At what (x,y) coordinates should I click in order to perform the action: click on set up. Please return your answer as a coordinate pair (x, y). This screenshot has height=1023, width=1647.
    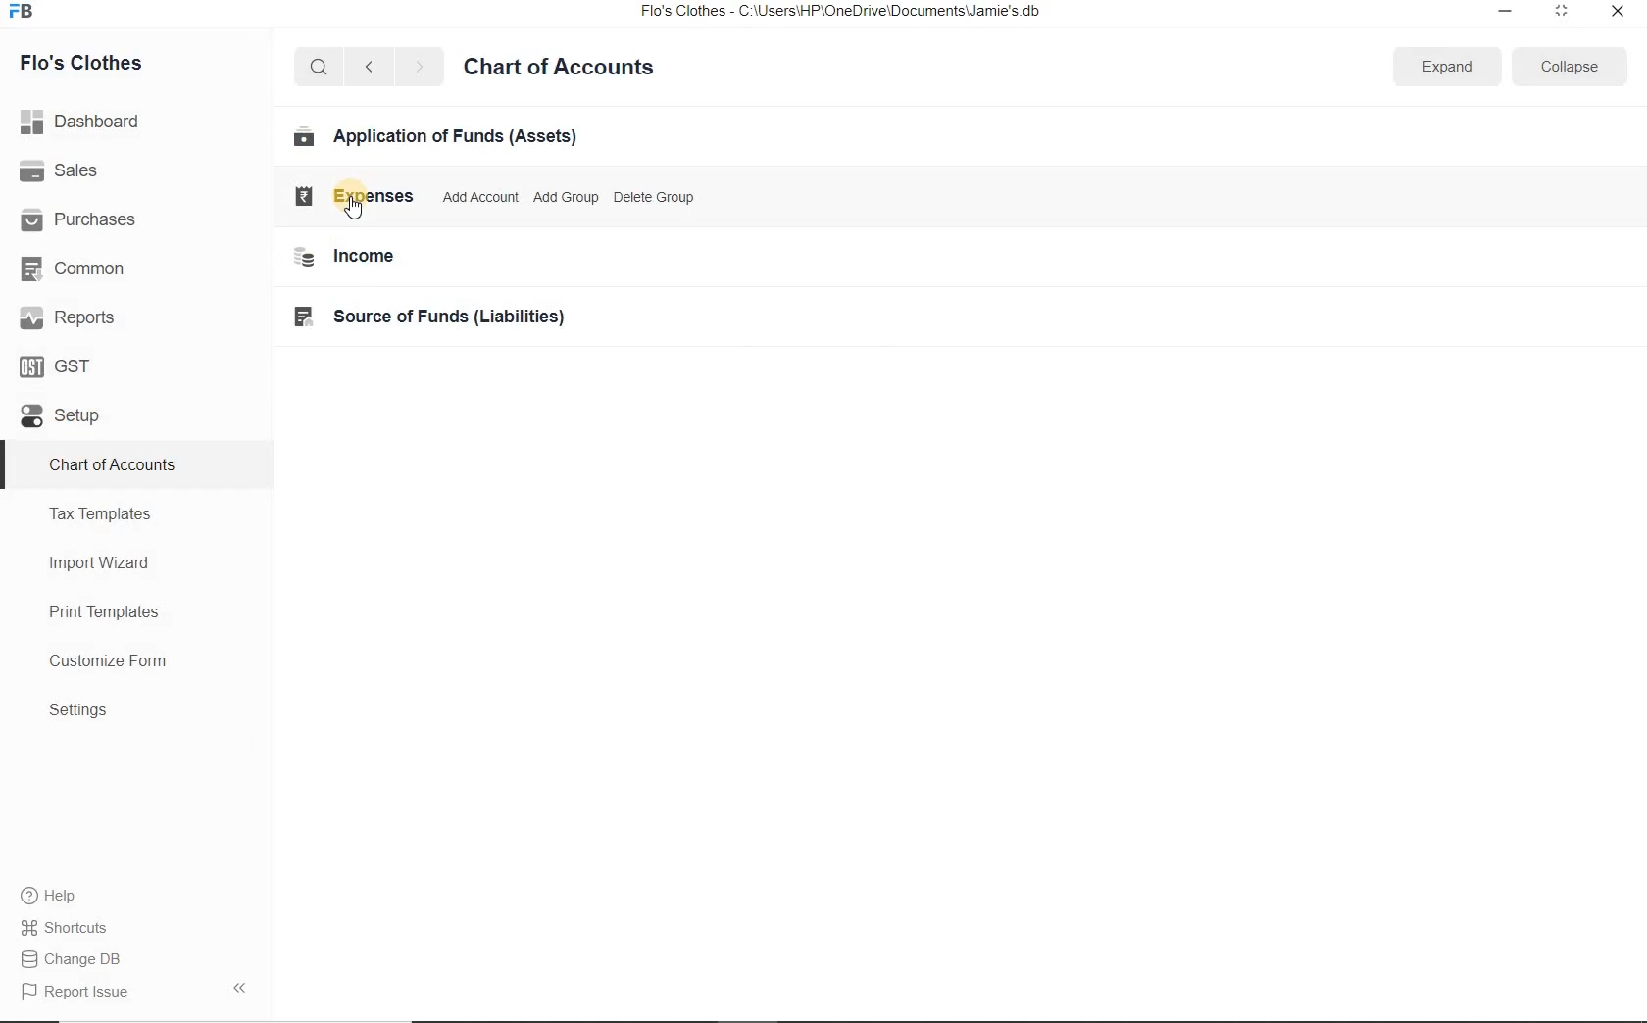
    Looking at the image, I should click on (61, 417).